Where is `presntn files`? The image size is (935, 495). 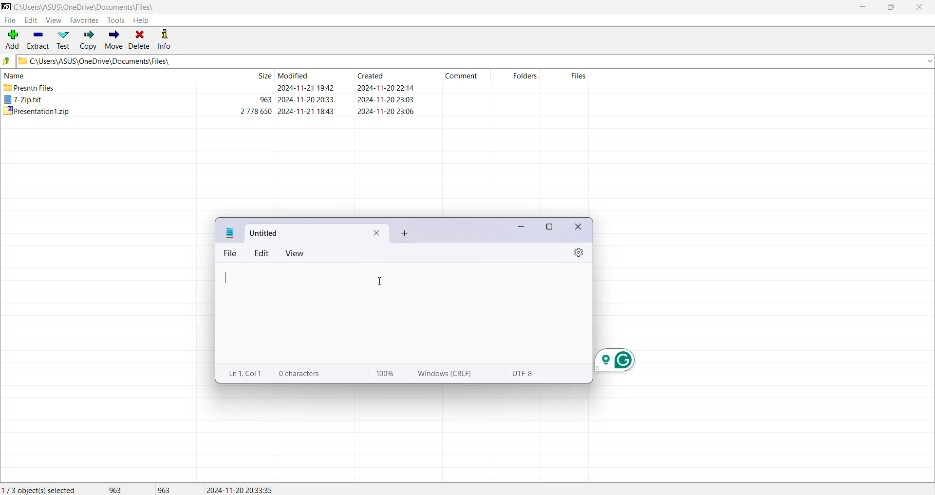
presntn files is located at coordinates (29, 87).